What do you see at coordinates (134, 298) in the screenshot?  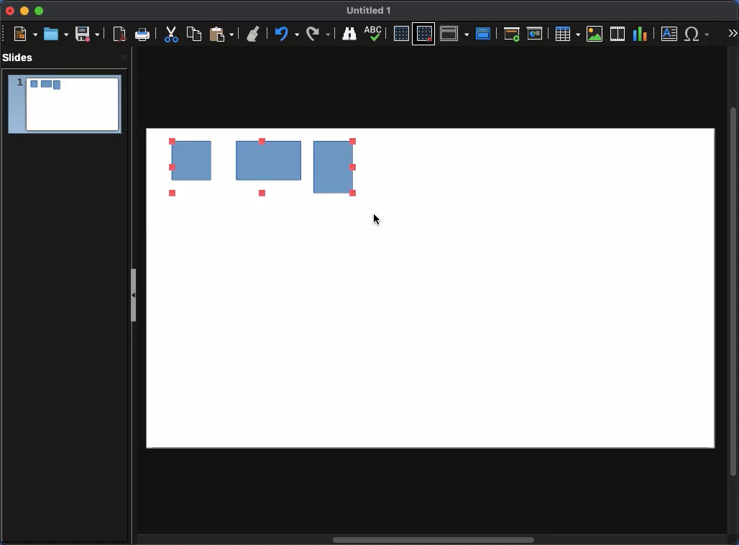 I see `Slide panel` at bounding box center [134, 298].